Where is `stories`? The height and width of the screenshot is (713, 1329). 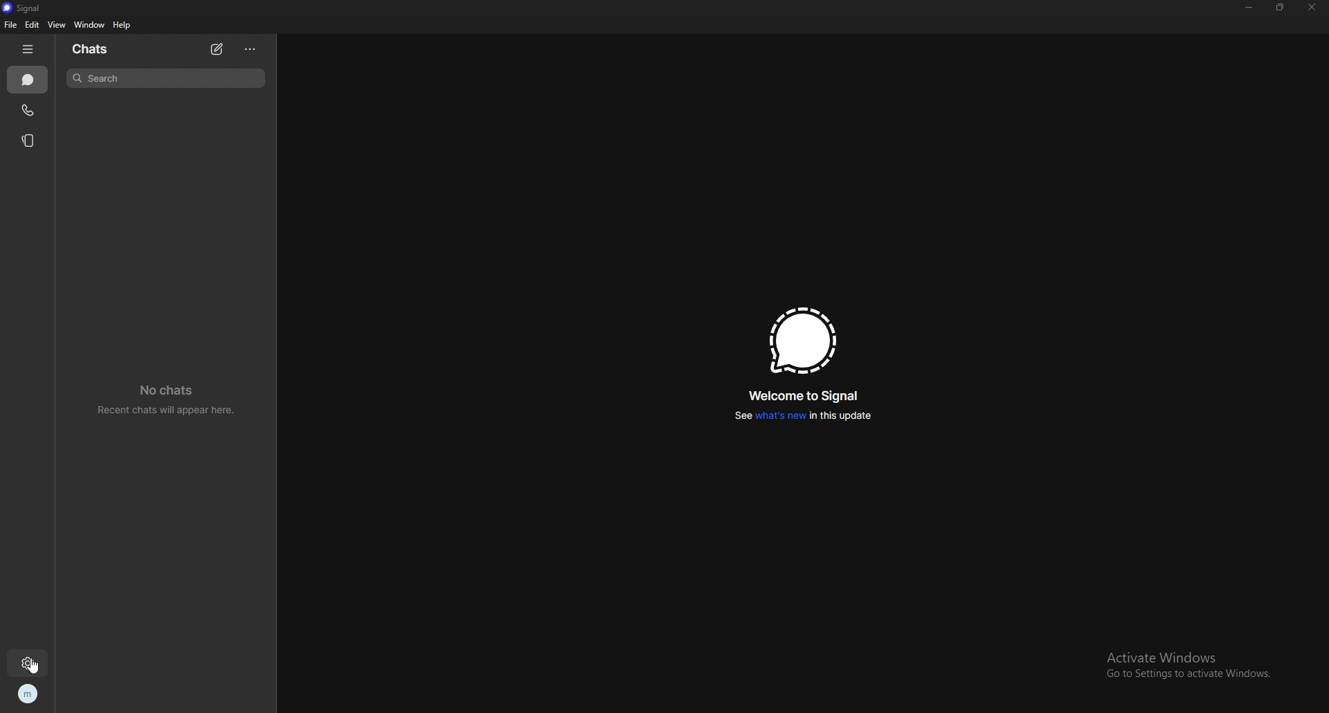 stories is located at coordinates (29, 140).